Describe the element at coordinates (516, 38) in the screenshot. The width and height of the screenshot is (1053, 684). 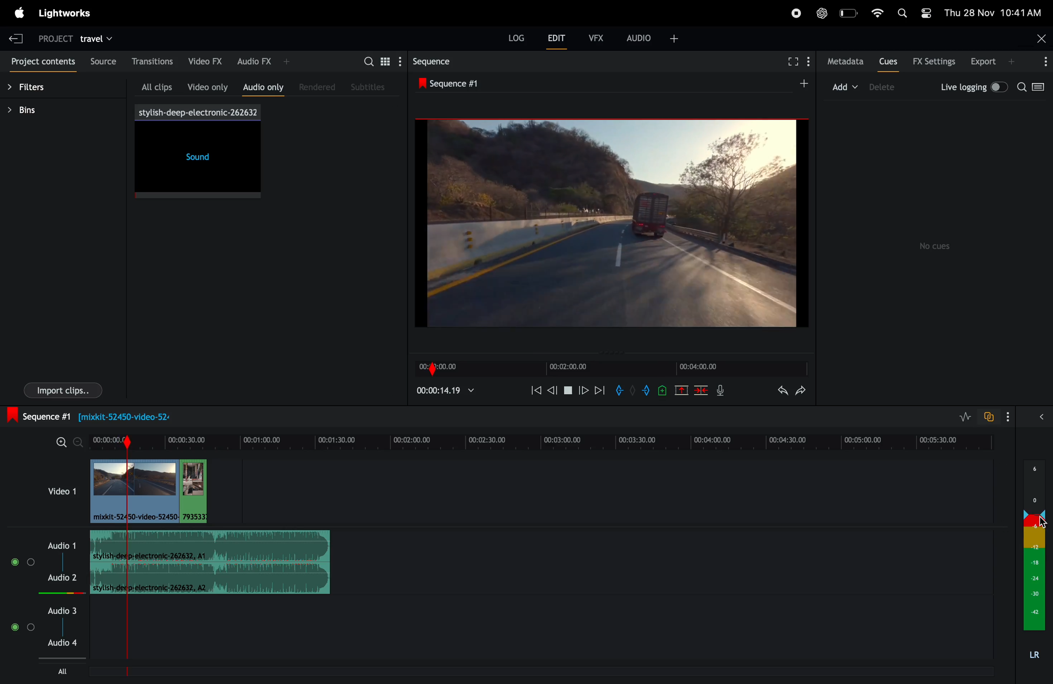
I see `LOG` at that location.